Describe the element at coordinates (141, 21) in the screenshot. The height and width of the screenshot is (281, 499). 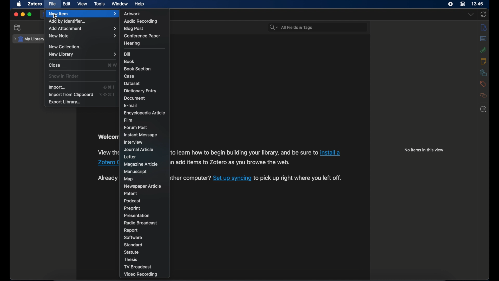
I see `audio recording` at that location.